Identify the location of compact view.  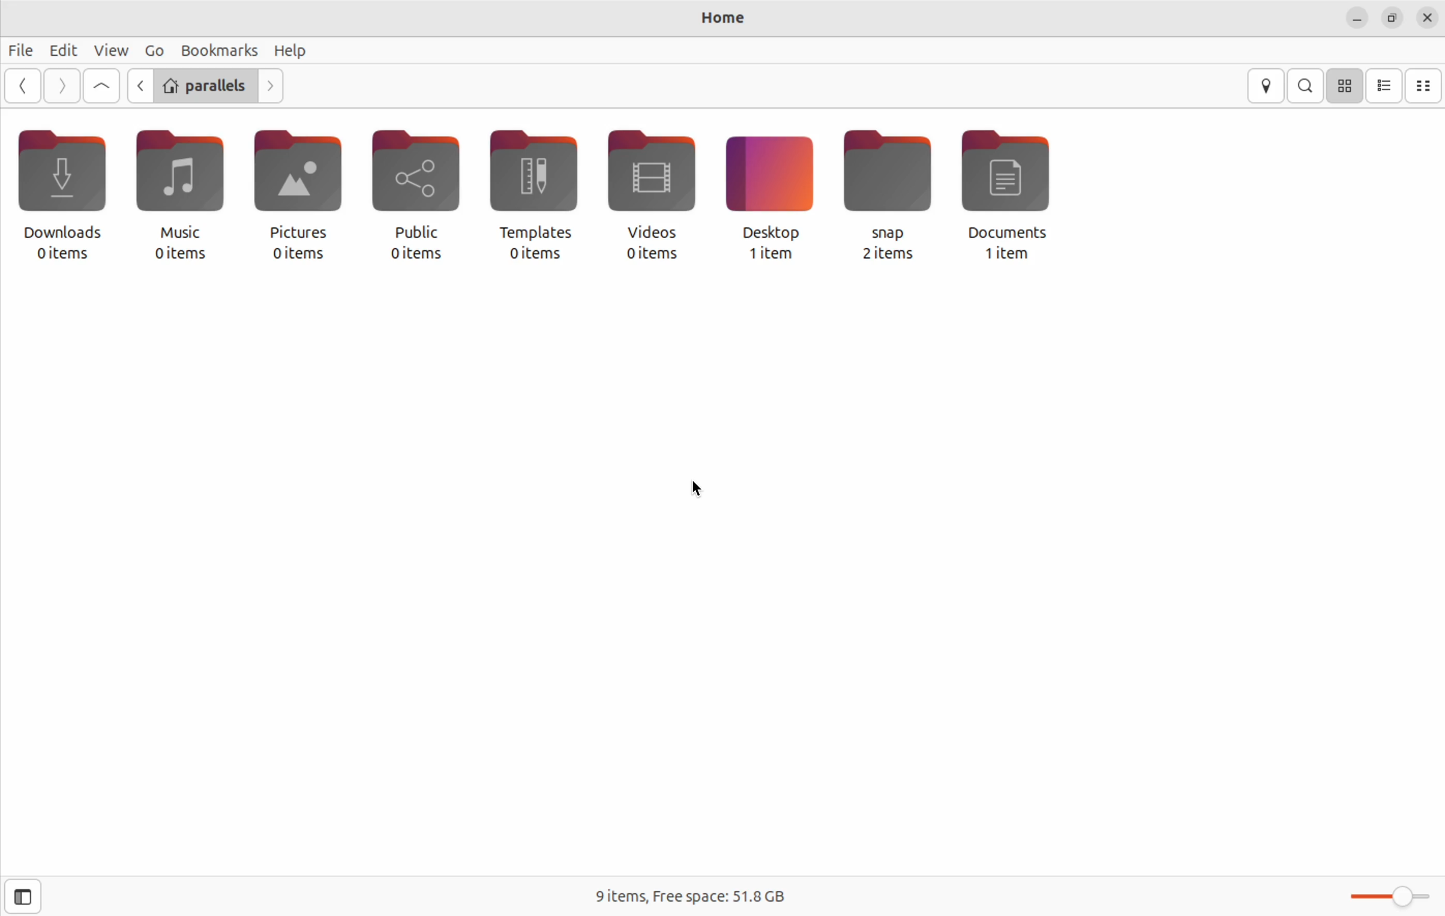
(1423, 83).